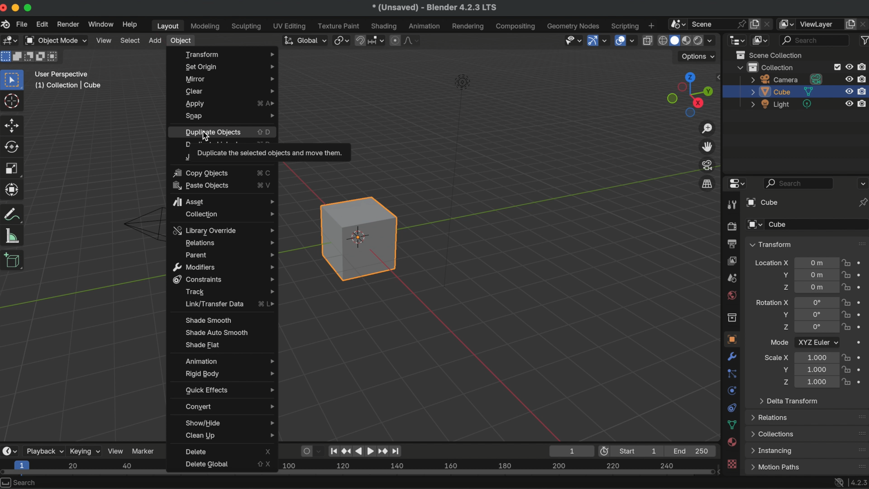 This screenshot has height=489, width=869. Describe the element at coordinates (290, 26) in the screenshot. I see `UV editing` at that location.